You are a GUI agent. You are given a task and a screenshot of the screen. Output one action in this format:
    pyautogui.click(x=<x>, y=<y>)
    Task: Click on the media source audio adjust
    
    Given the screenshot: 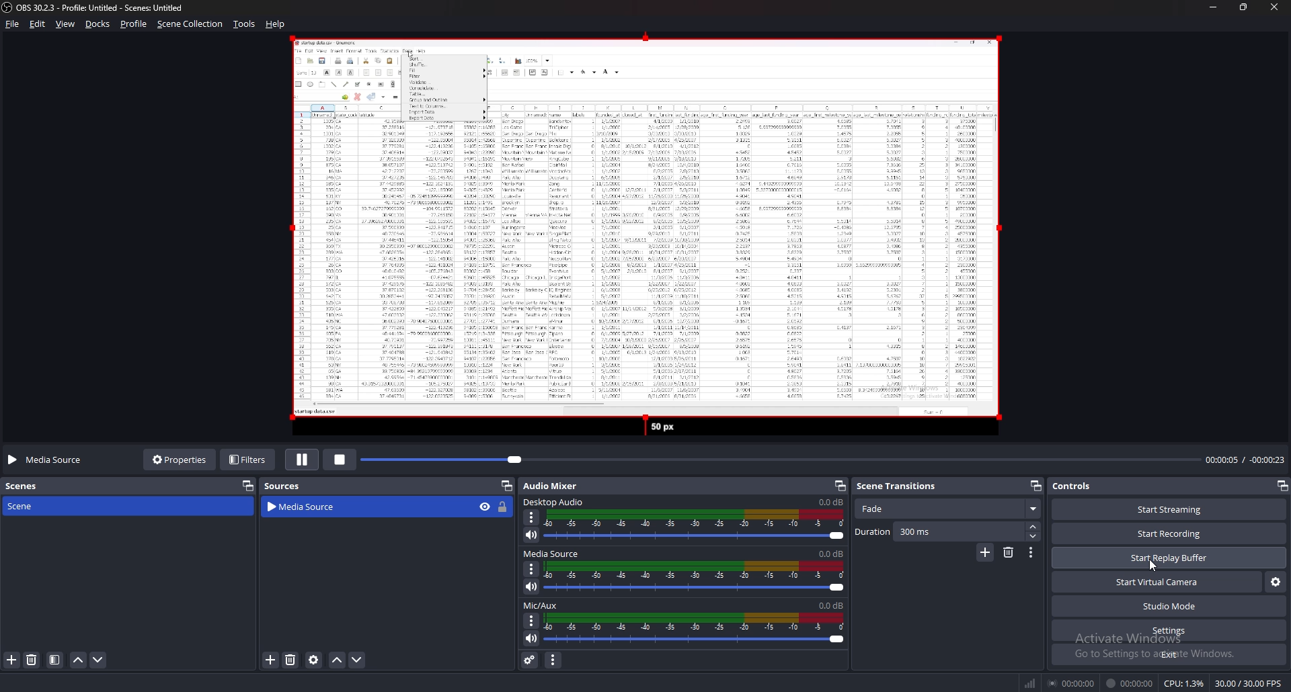 What is the action you would take?
    pyautogui.click(x=697, y=576)
    